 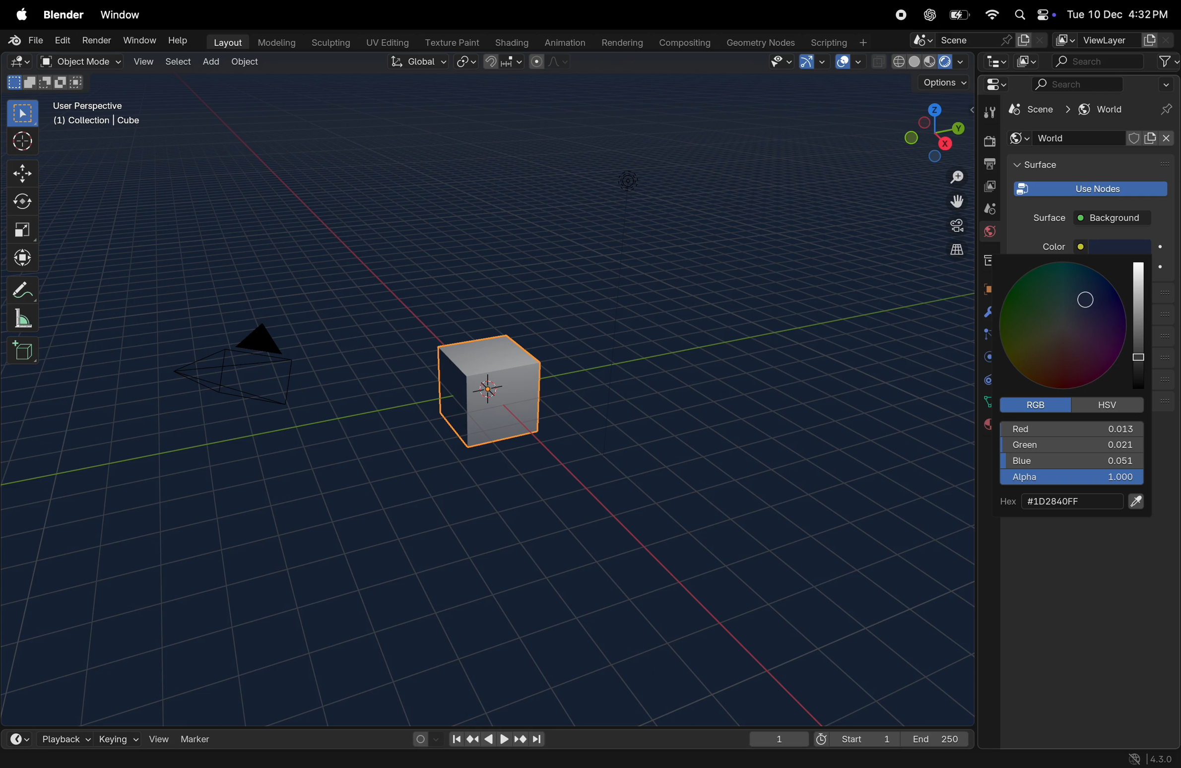 I want to click on record, so click(x=904, y=16).